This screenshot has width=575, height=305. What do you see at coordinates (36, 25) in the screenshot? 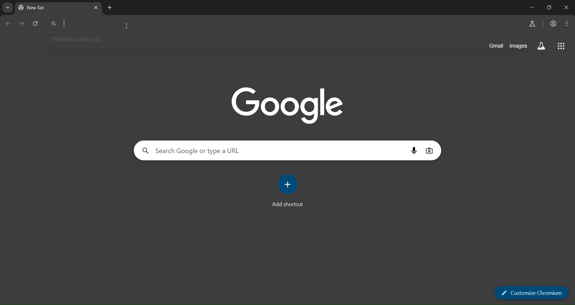
I see `reload pages` at bounding box center [36, 25].